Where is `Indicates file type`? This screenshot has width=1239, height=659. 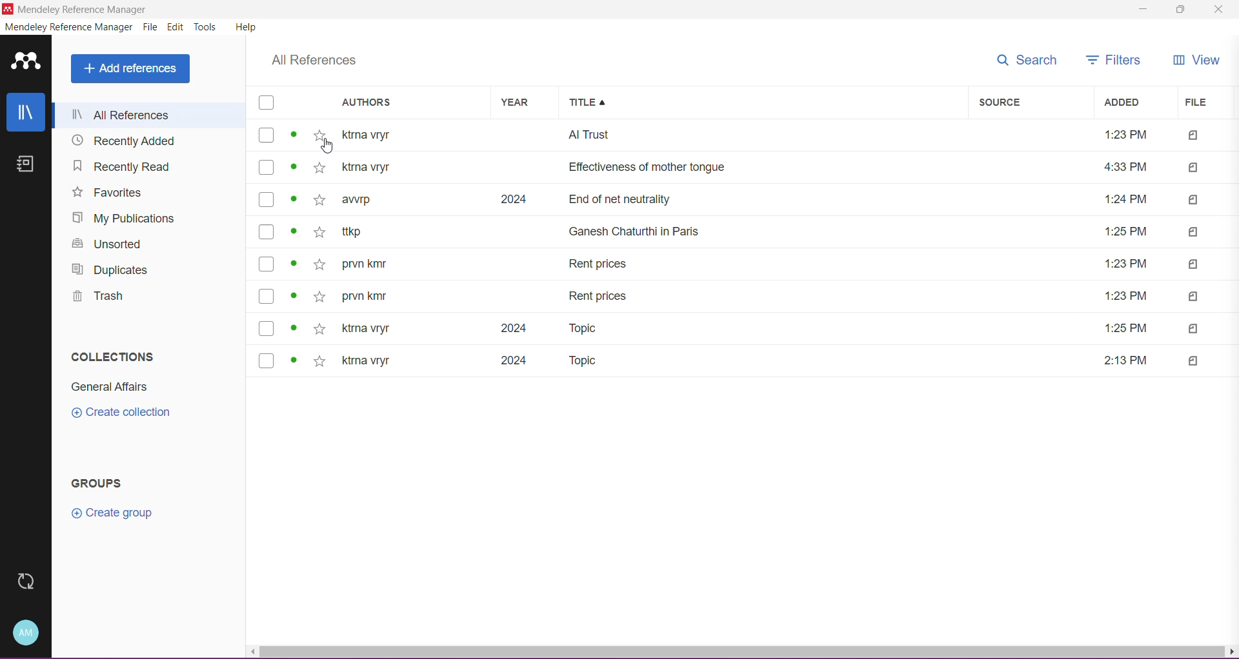 Indicates file type is located at coordinates (1194, 136).